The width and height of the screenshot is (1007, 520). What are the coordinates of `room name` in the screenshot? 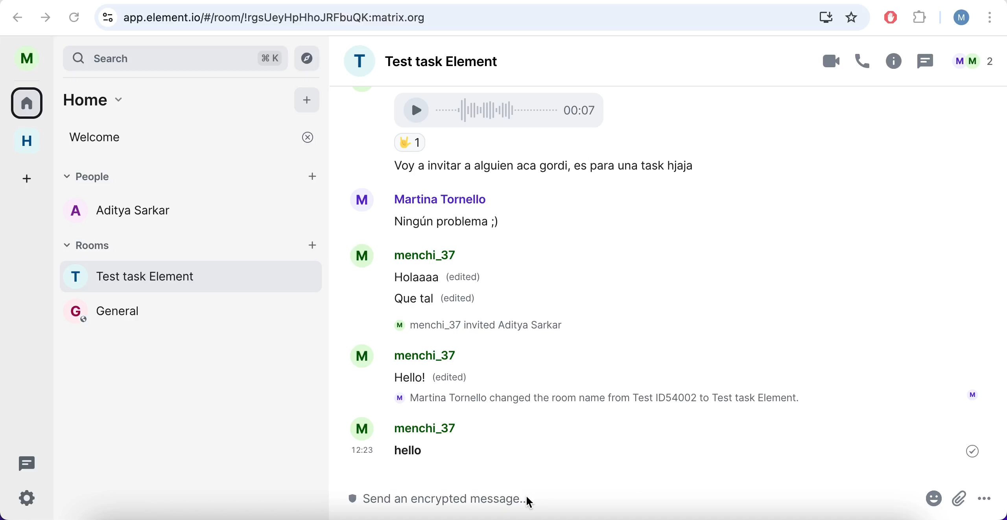 It's located at (188, 276).